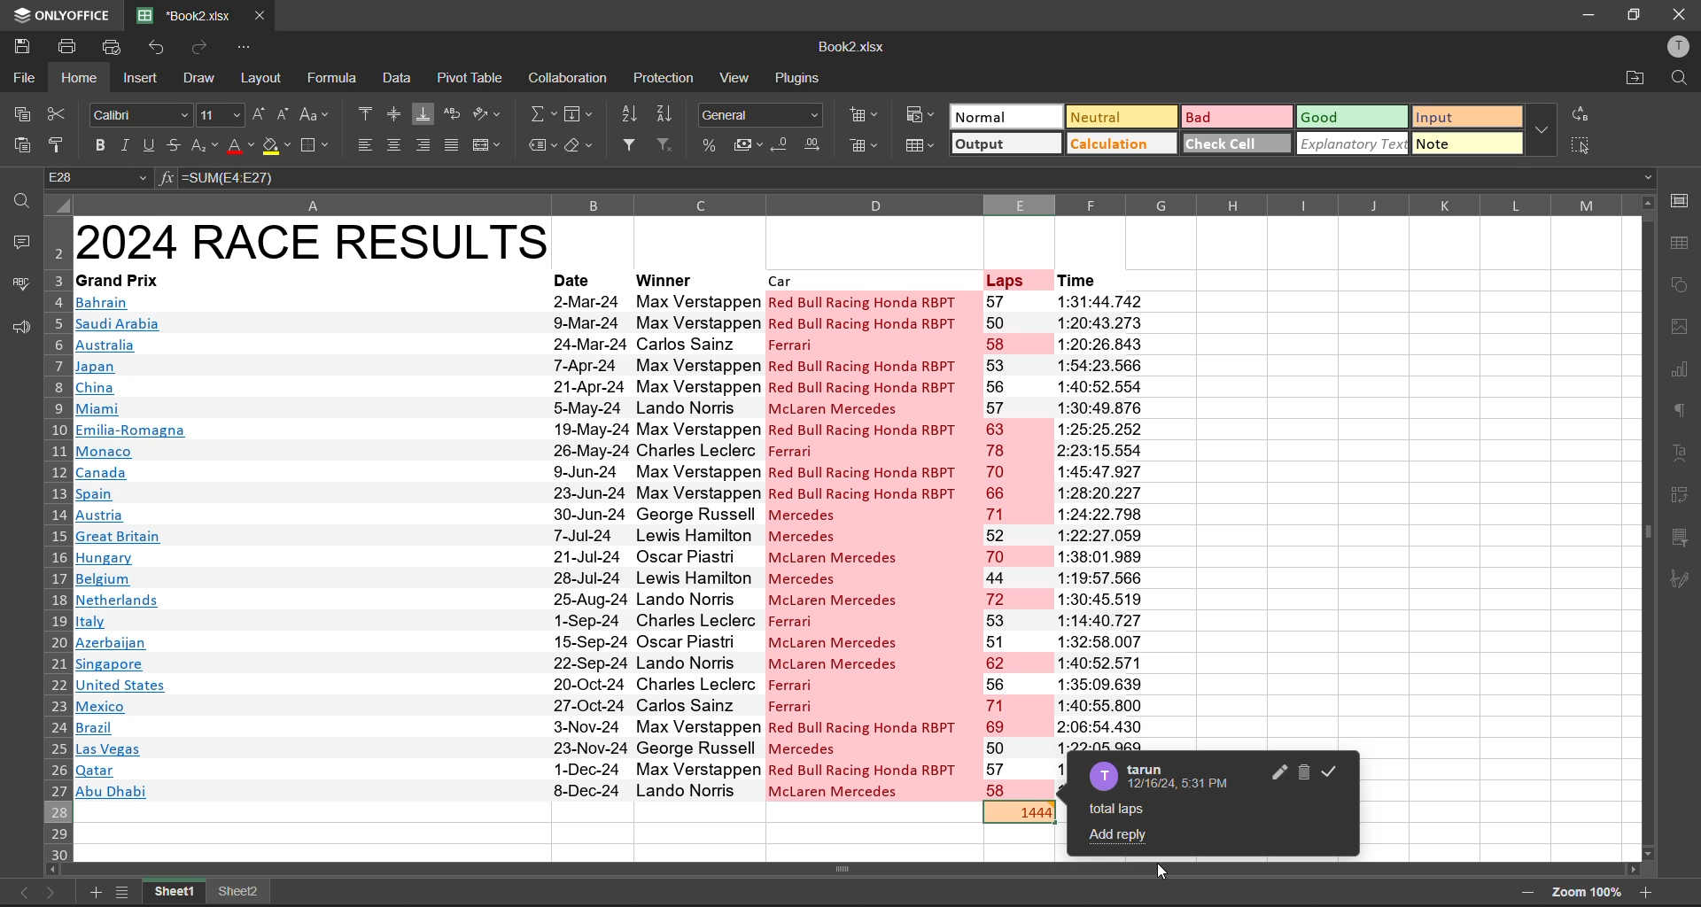 This screenshot has height=907, width=1701. Describe the element at coordinates (1017, 546) in the screenshot. I see `laps` at that location.